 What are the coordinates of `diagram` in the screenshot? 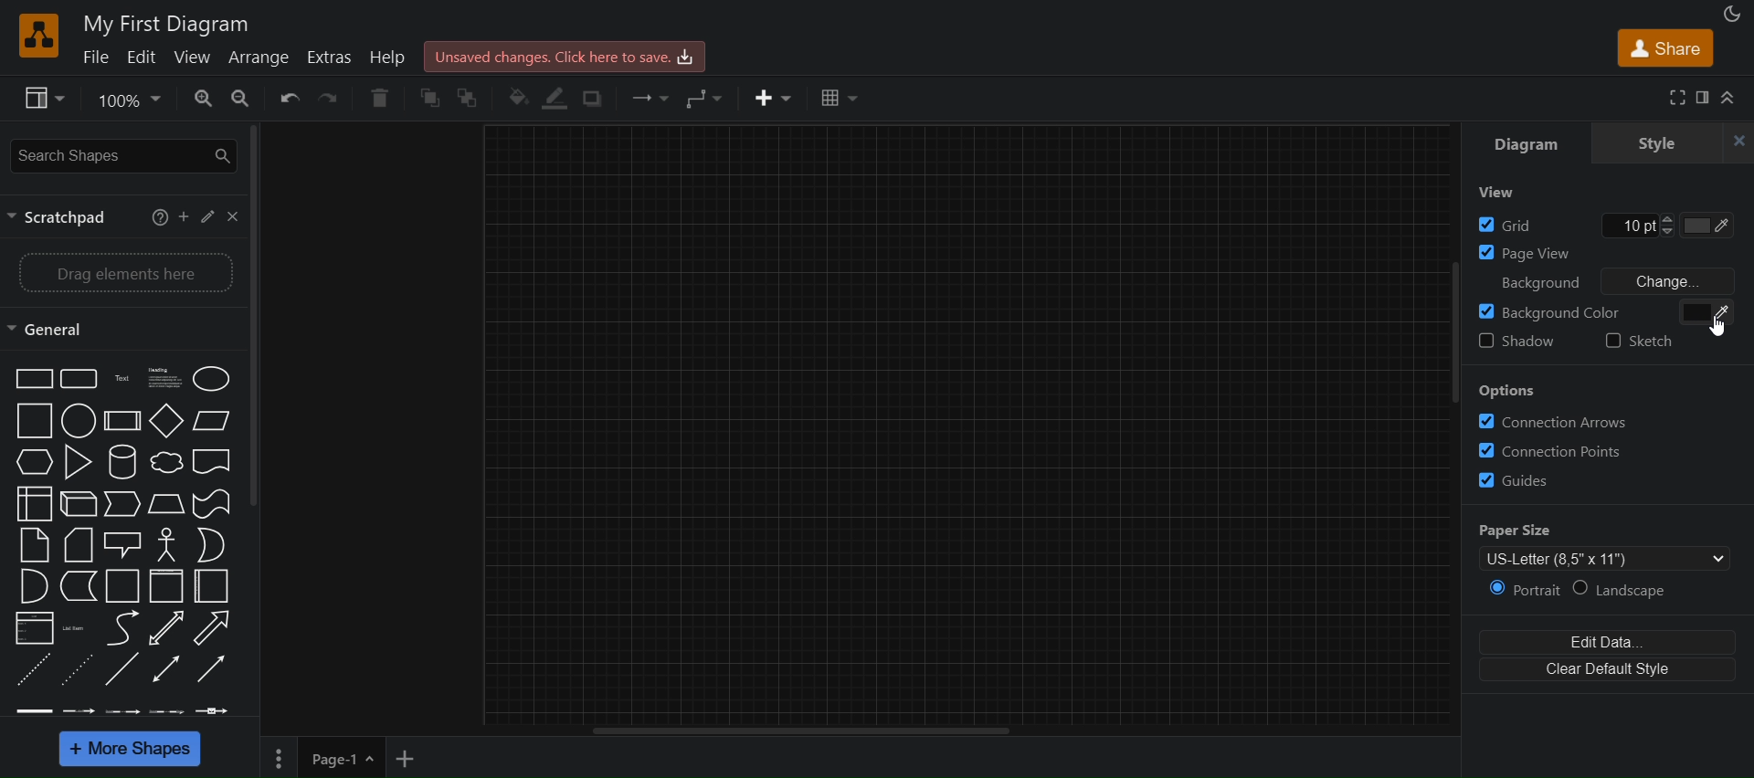 It's located at (1527, 140).